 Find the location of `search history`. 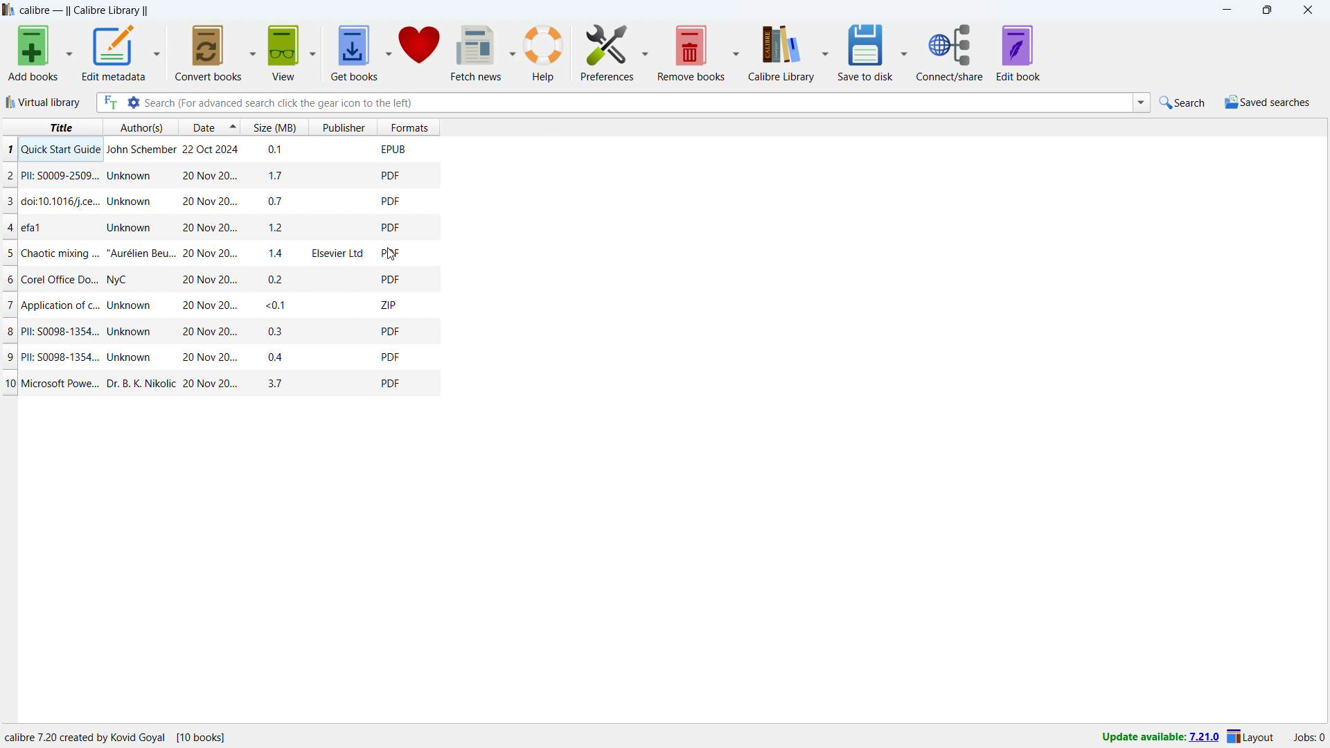

search history is located at coordinates (1142, 101).